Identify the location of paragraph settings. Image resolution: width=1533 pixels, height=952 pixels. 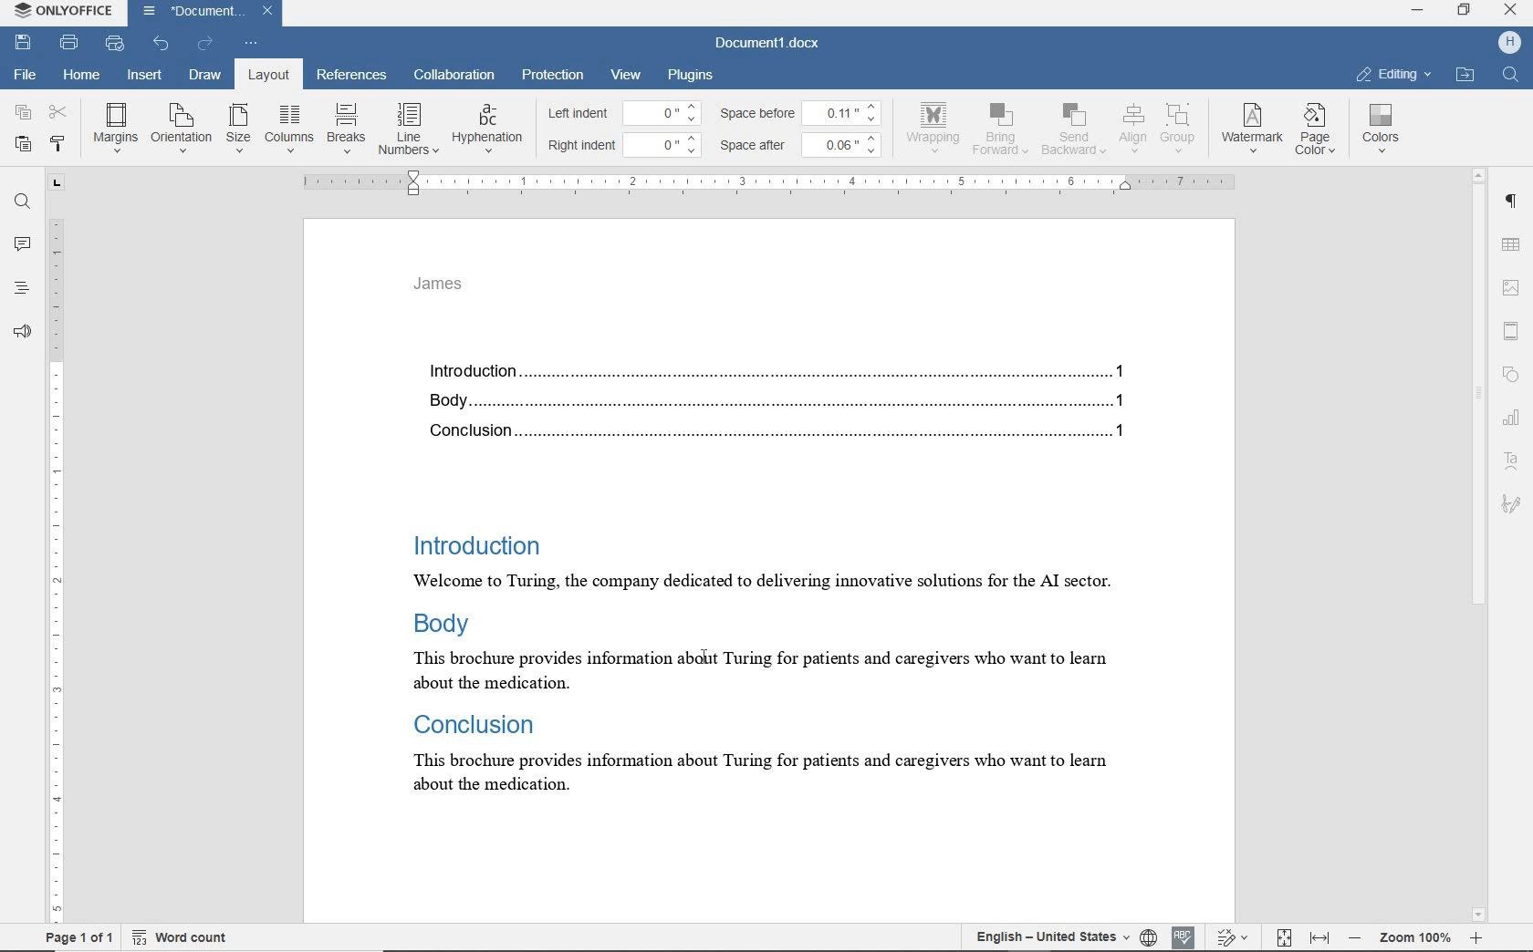
(1514, 205).